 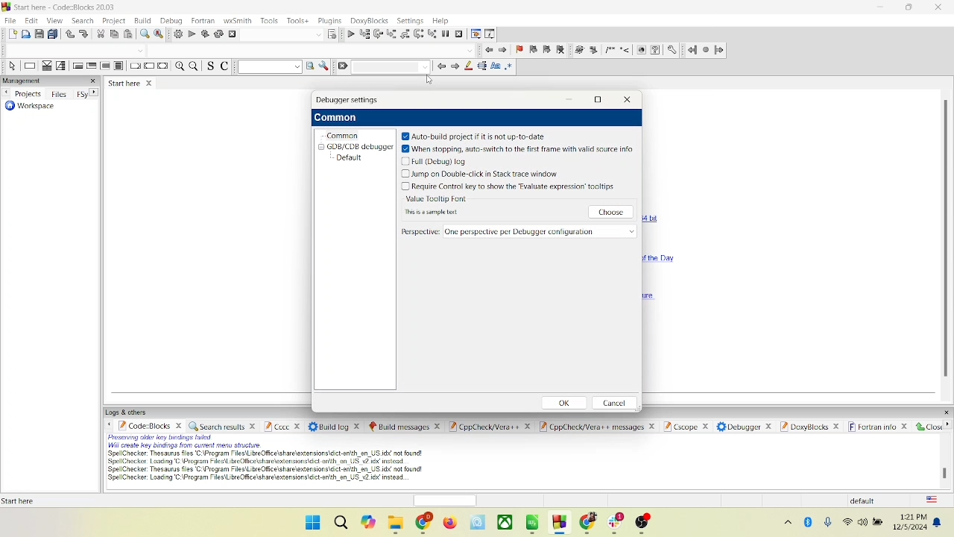 I want to click on undo, so click(x=69, y=34).